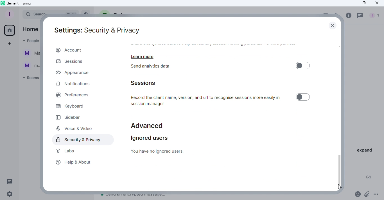 This screenshot has width=384, height=200. Describe the element at coordinates (30, 65) in the screenshot. I see `m...@t...` at that location.